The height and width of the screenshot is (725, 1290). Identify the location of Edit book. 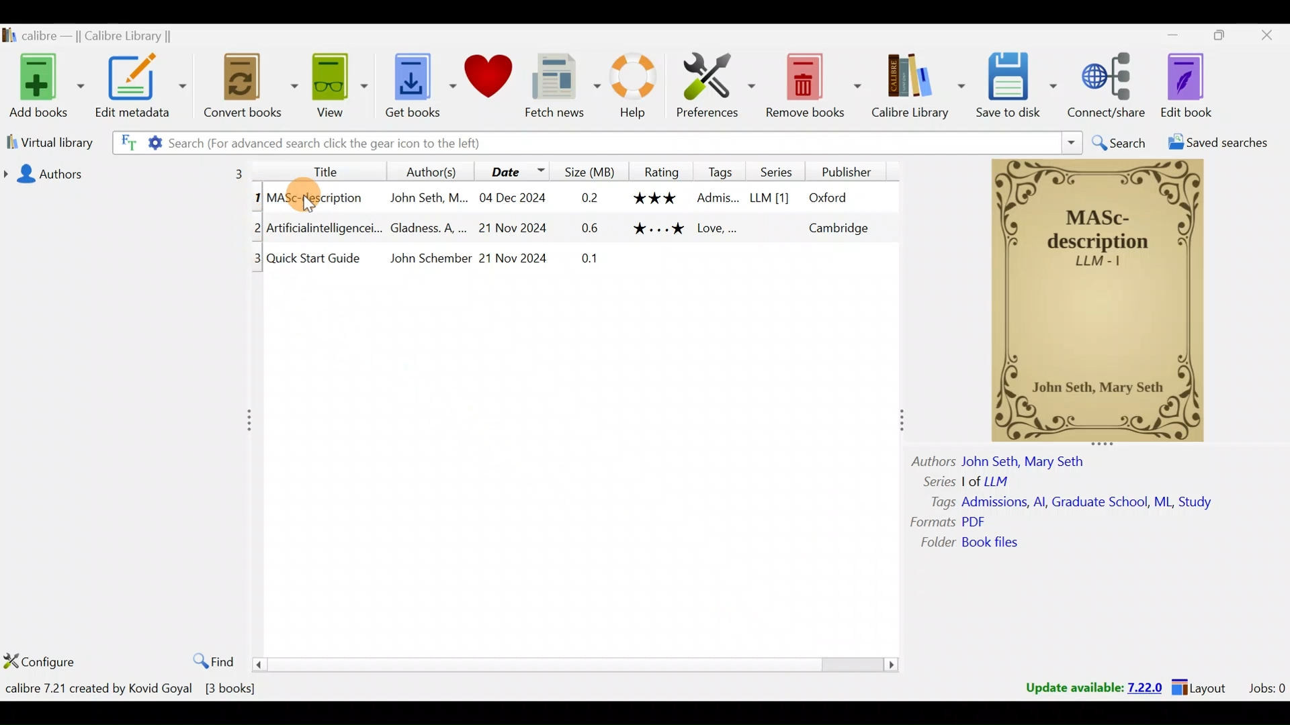
(1199, 85).